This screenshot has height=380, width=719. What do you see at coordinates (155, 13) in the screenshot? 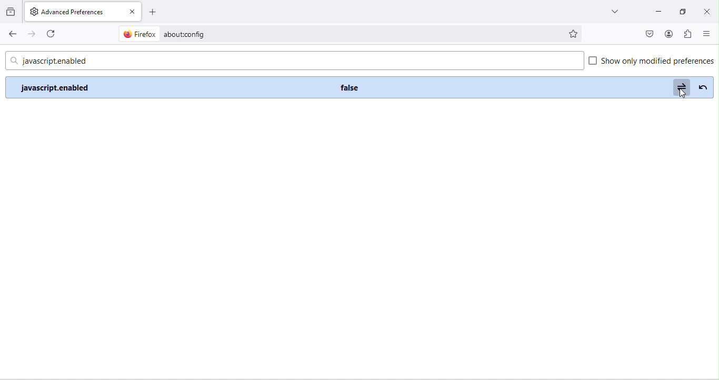
I see `add` at bounding box center [155, 13].